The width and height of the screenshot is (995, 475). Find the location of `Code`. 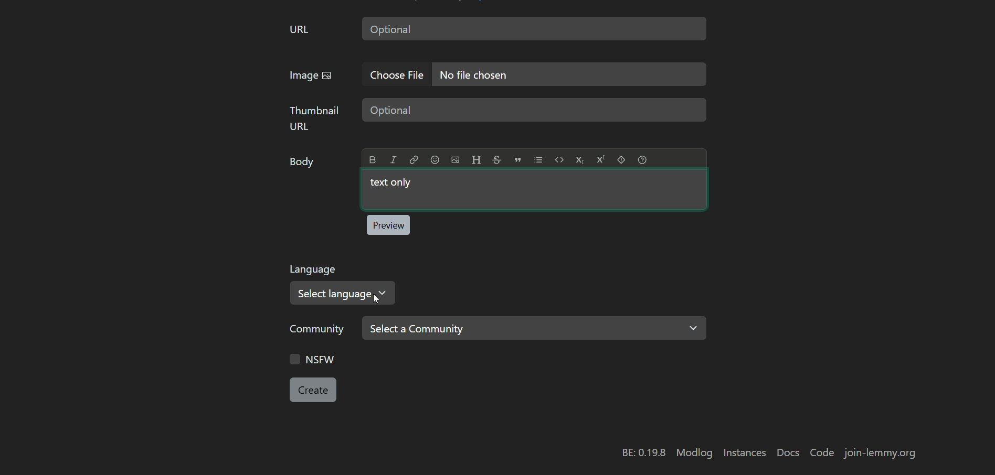

Code is located at coordinates (559, 159).